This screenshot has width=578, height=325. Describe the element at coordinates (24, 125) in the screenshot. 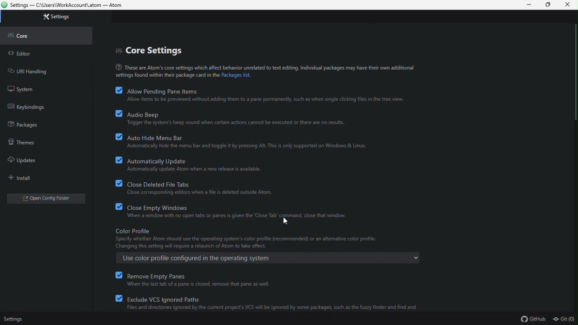

I see `packages` at that location.